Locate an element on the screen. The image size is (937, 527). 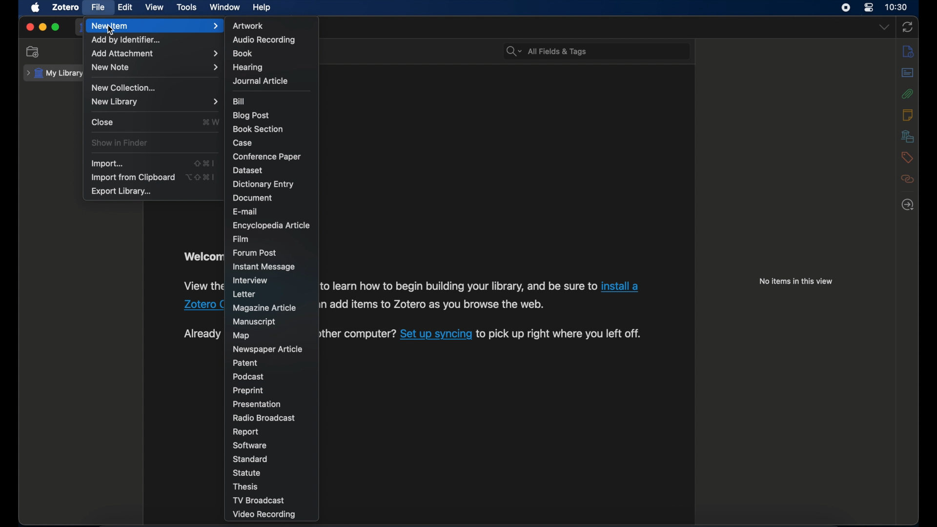
forum post is located at coordinates (256, 252).